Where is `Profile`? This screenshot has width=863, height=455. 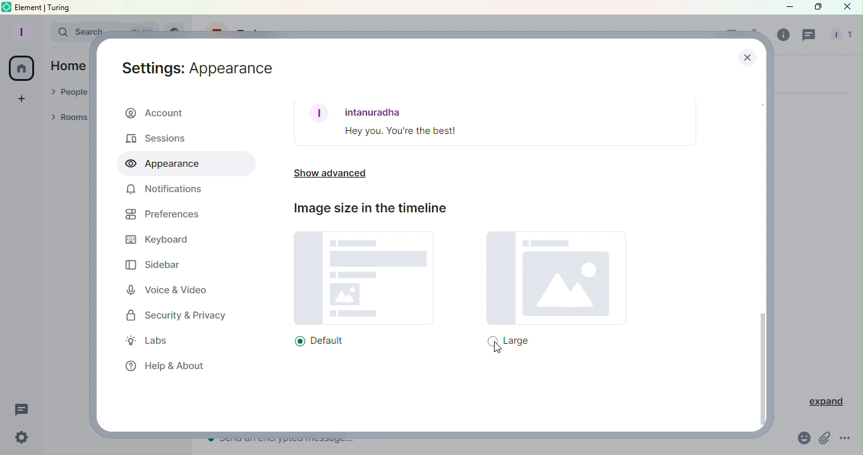 Profile is located at coordinates (20, 31).